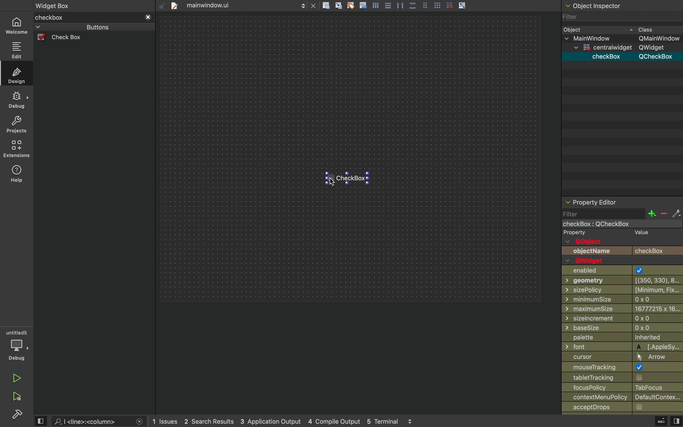 This screenshot has height=427, width=683. Describe the element at coordinates (17, 345) in the screenshot. I see `debug` at that location.